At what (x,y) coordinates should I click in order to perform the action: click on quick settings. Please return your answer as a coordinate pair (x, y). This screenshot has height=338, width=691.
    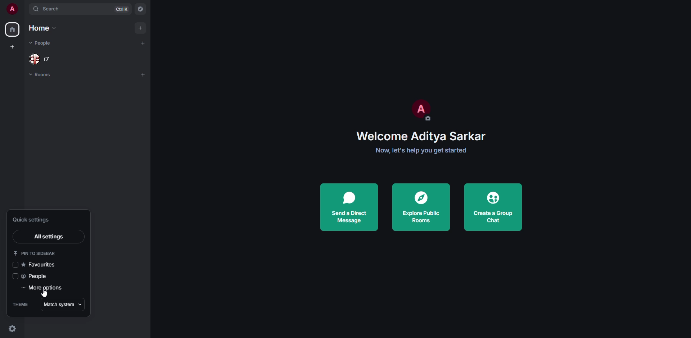
    Looking at the image, I should click on (35, 219).